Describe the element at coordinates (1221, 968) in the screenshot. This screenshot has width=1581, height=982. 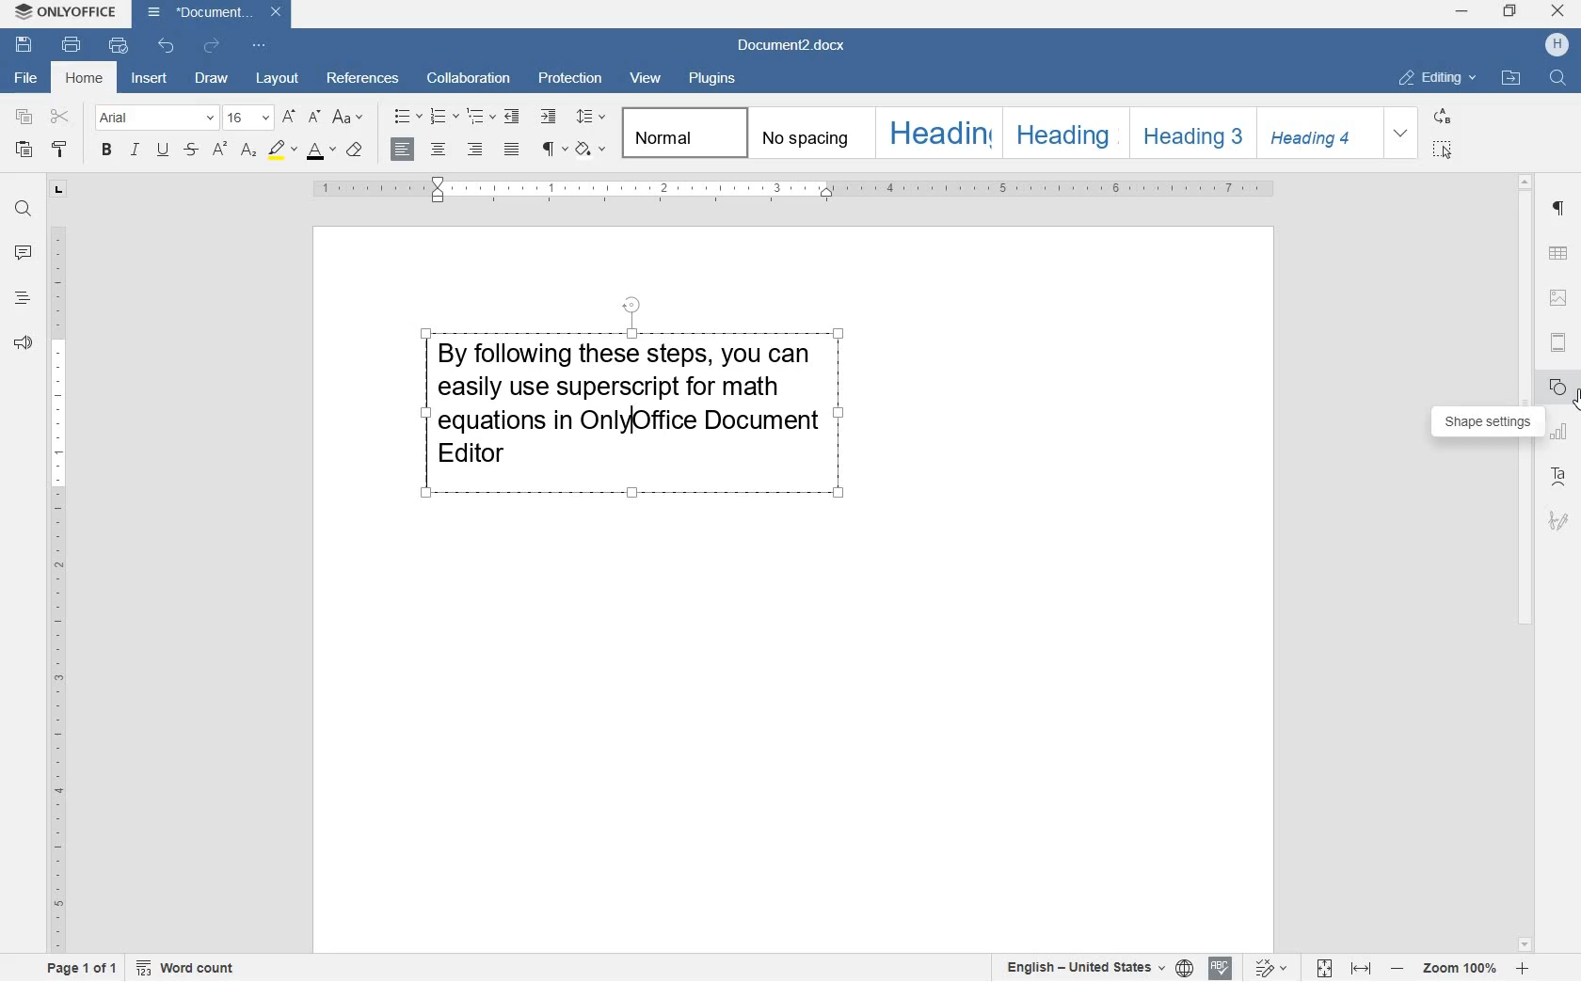
I see `spell checking` at that location.